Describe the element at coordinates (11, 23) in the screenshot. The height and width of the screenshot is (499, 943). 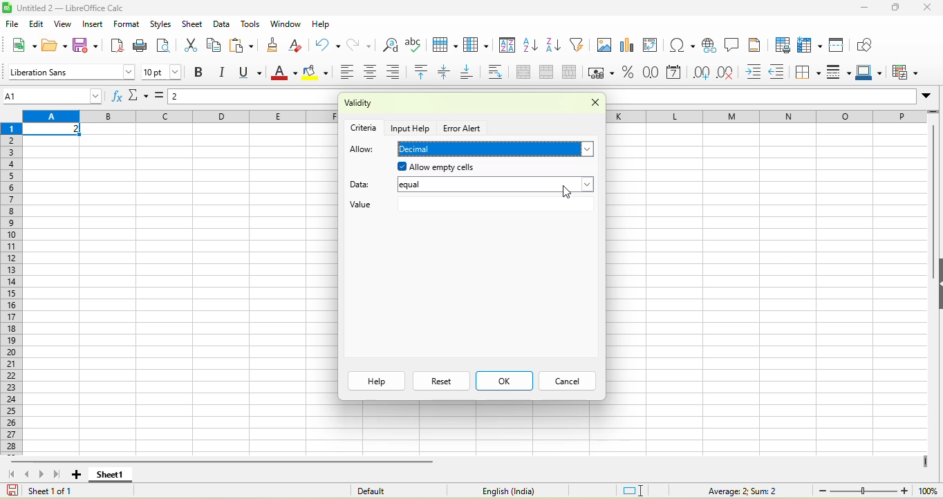
I see `file` at that location.